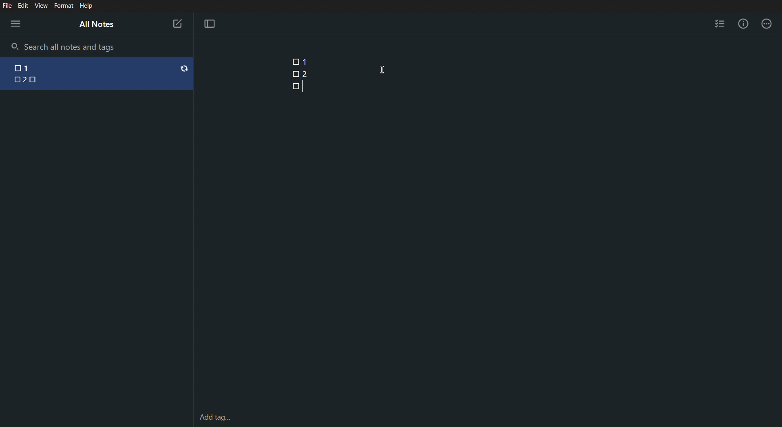 Image resolution: width=782 pixels, height=427 pixels. I want to click on checkbox, so click(37, 80).